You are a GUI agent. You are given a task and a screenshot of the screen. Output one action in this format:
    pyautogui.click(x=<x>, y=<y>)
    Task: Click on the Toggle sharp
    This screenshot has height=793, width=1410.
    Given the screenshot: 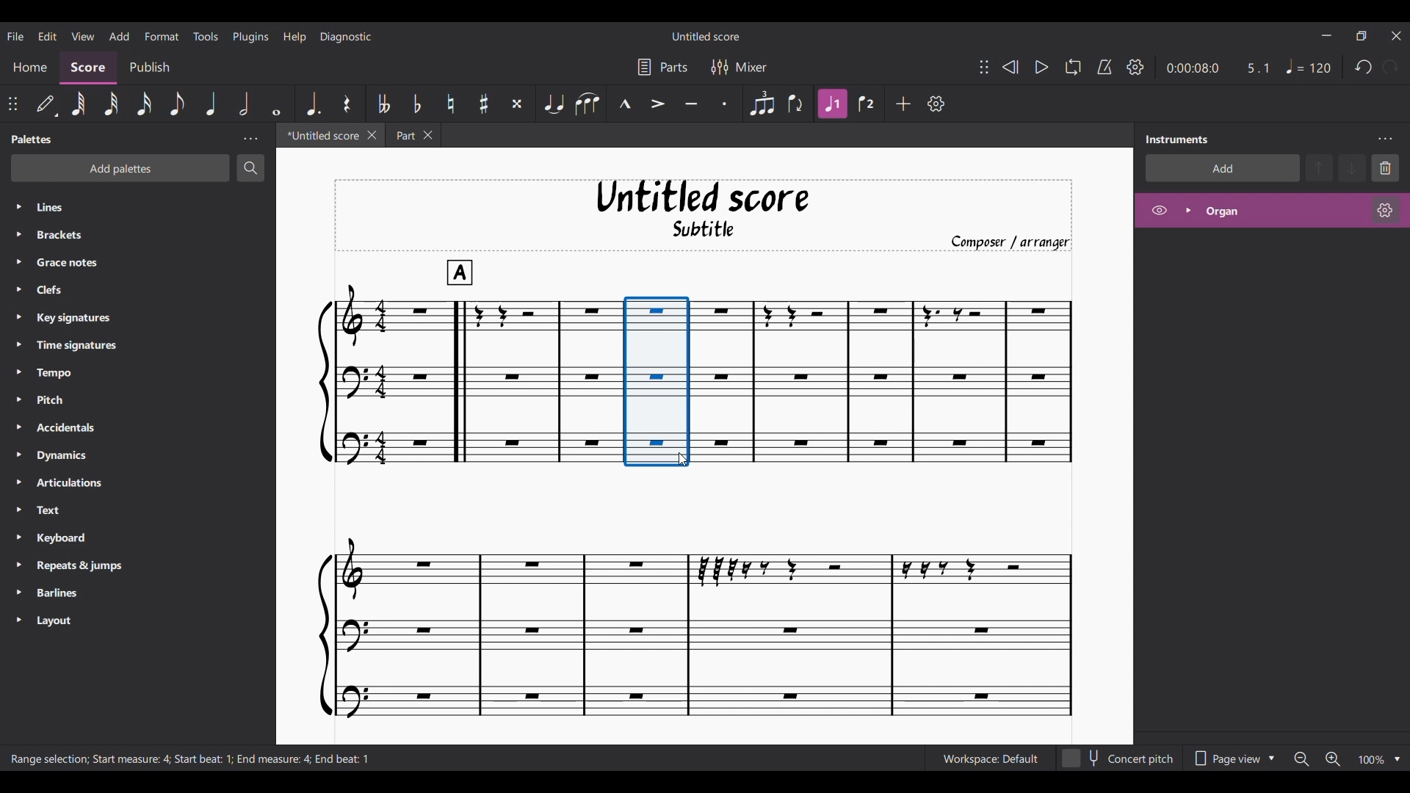 What is the action you would take?
    pyautogui.click(x=483, y=104)
    